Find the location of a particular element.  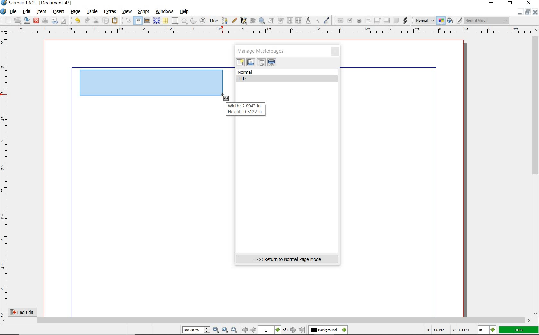

pdf check box is located at coordinates (349, 21).